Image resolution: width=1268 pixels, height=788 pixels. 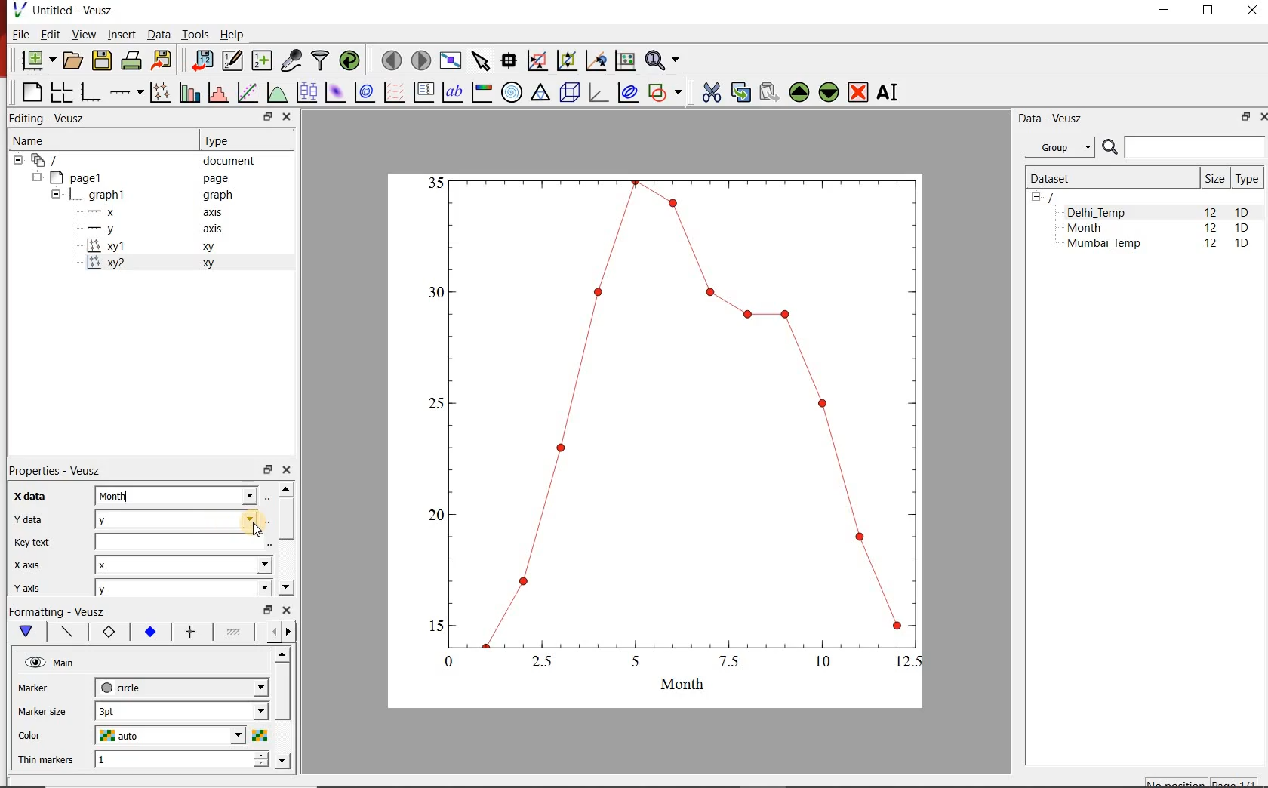 I want to click on capture remote data, so click(x=292, y=60).